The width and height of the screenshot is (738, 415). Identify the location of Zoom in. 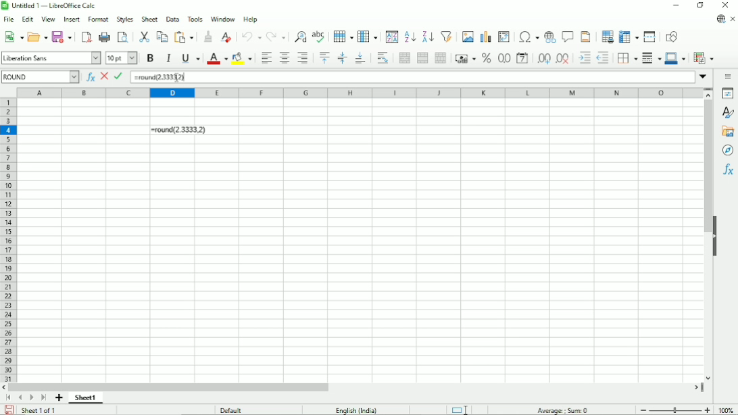
(707, 410).